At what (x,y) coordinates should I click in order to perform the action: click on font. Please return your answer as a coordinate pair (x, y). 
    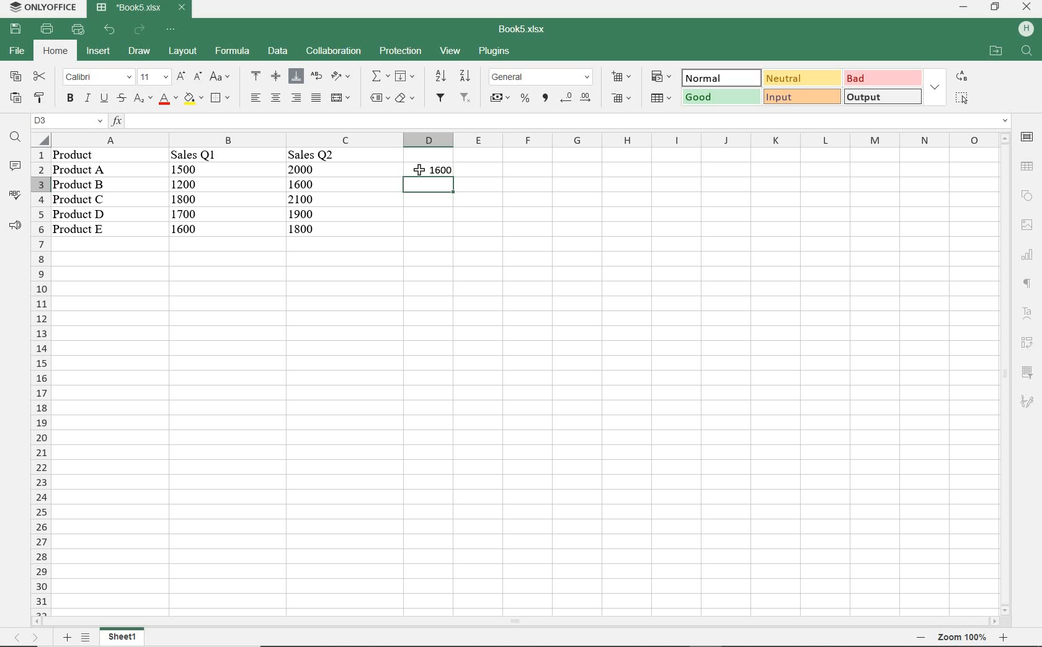
    Looking at the image, I should click on (96, 77).